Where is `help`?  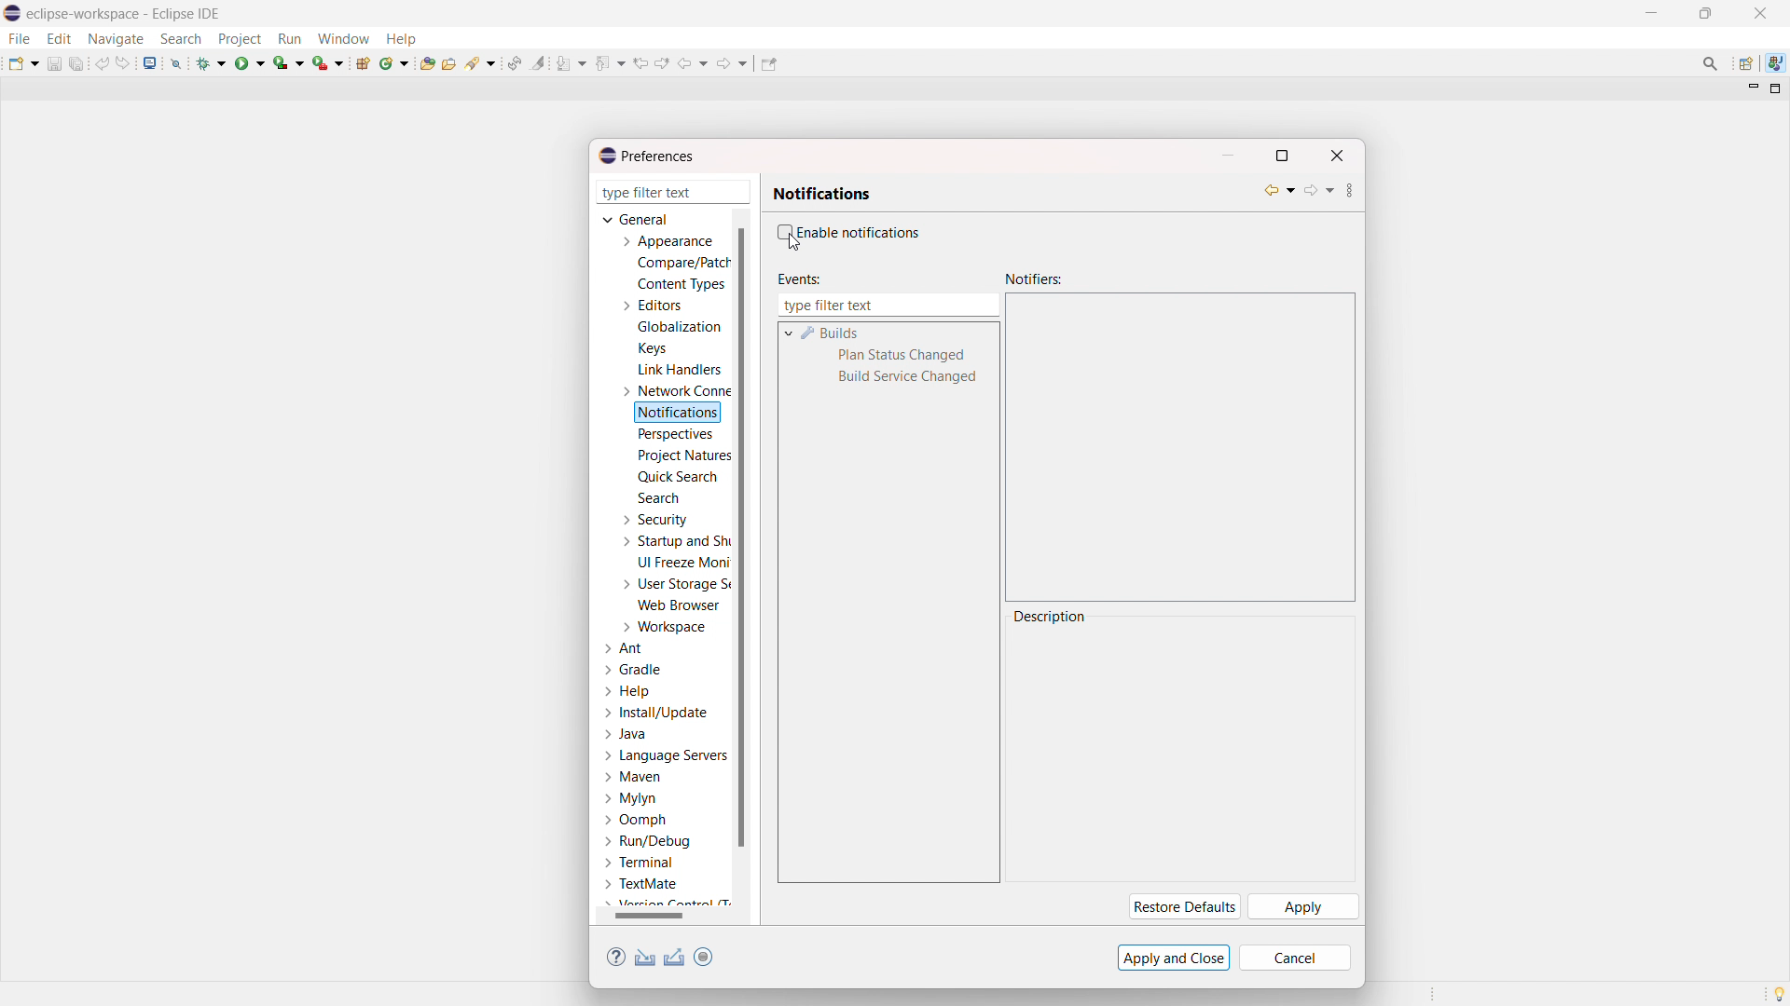 help is located at coordinates (628, 691).